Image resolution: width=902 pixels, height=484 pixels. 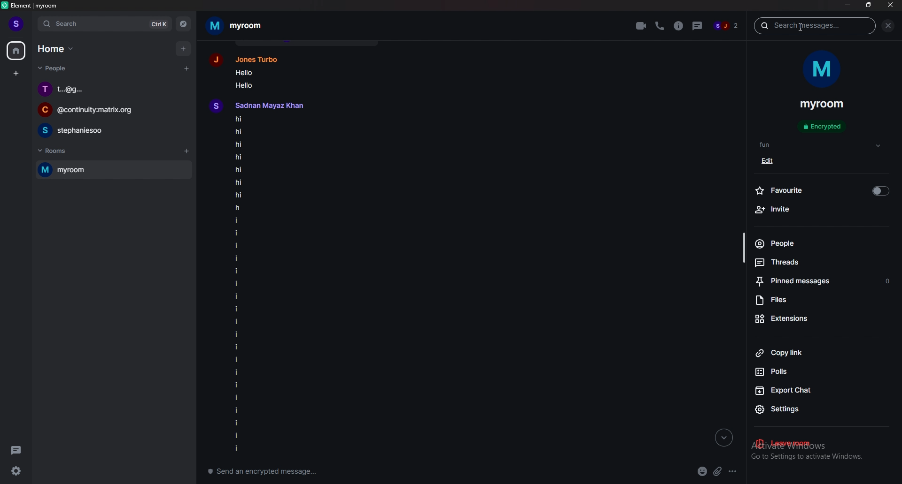 What do you see at coordinates (111, 110) in the screenshot?
I see `chat` at bounding box center [111, 110].